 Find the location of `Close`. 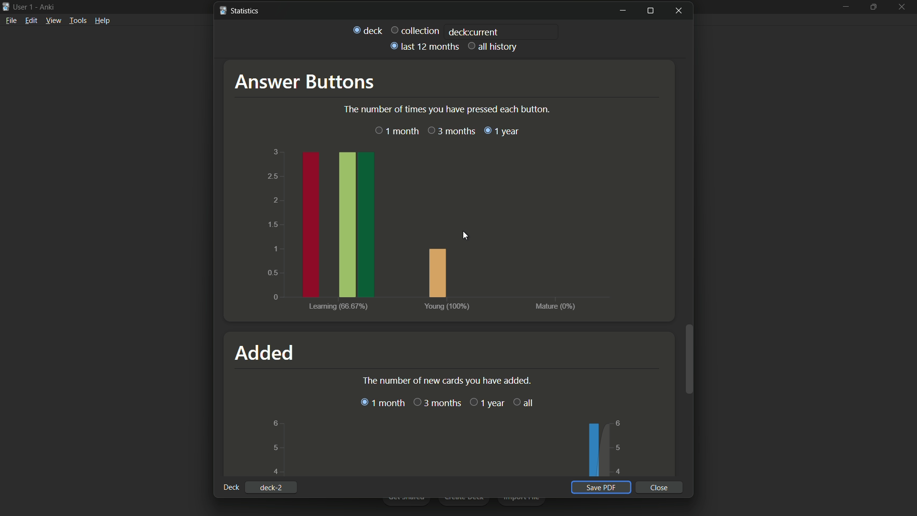

Close is located at coordinates (681, 11).